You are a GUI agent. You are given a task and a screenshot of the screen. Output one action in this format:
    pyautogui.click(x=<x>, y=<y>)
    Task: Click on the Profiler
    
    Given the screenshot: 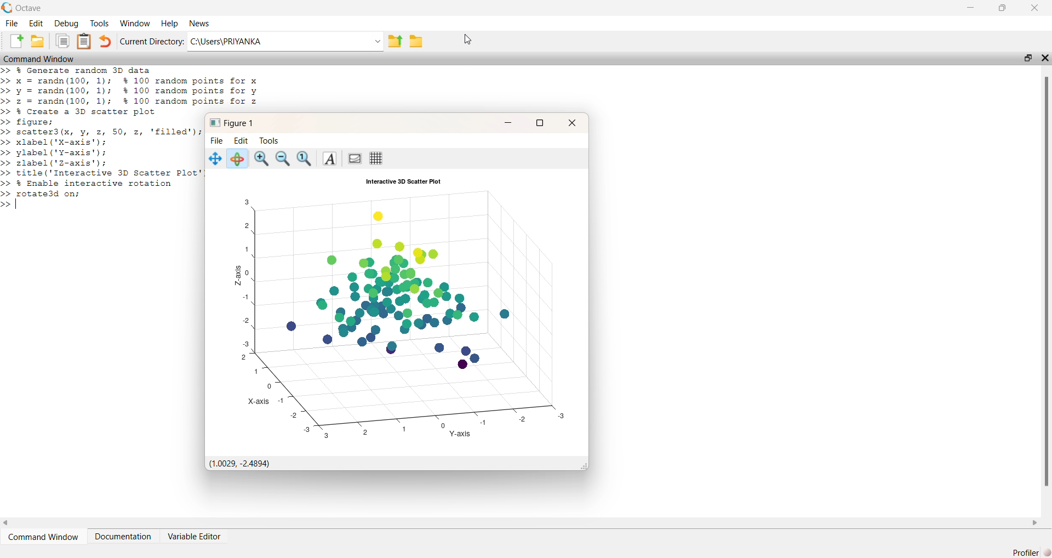 What is the action you would take?
    pyautogui.click(x=1031, y=551)
    